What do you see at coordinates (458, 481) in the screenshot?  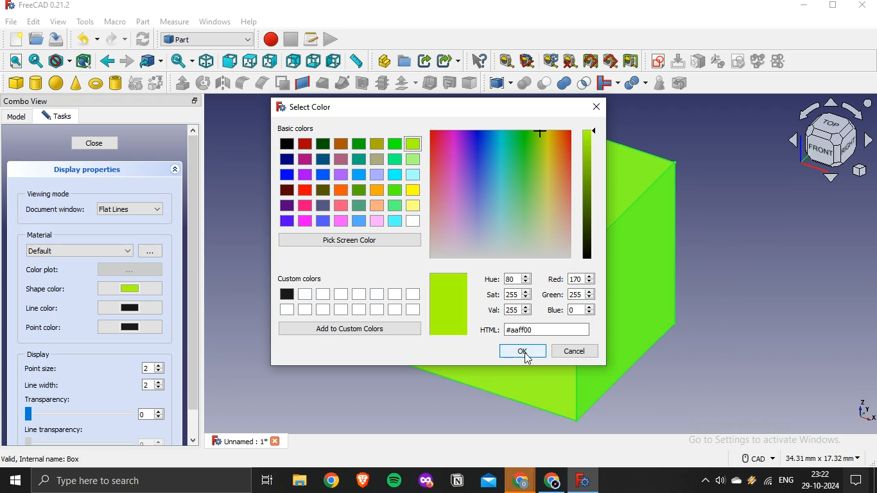 I see `notion` at bounding box center [458, 481].